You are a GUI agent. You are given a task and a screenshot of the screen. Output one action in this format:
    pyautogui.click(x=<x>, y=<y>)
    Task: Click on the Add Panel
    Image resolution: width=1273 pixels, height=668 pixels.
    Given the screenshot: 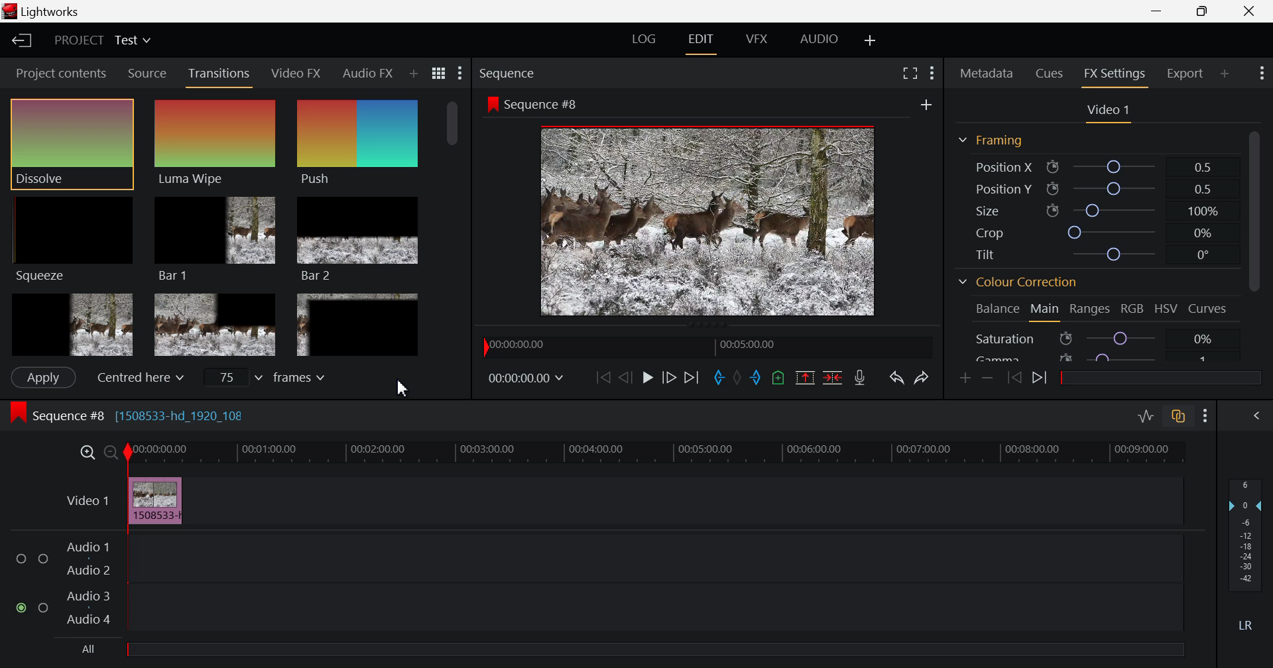 What is the action you would take?
    pyautogui.click(x=413, y=71)
    